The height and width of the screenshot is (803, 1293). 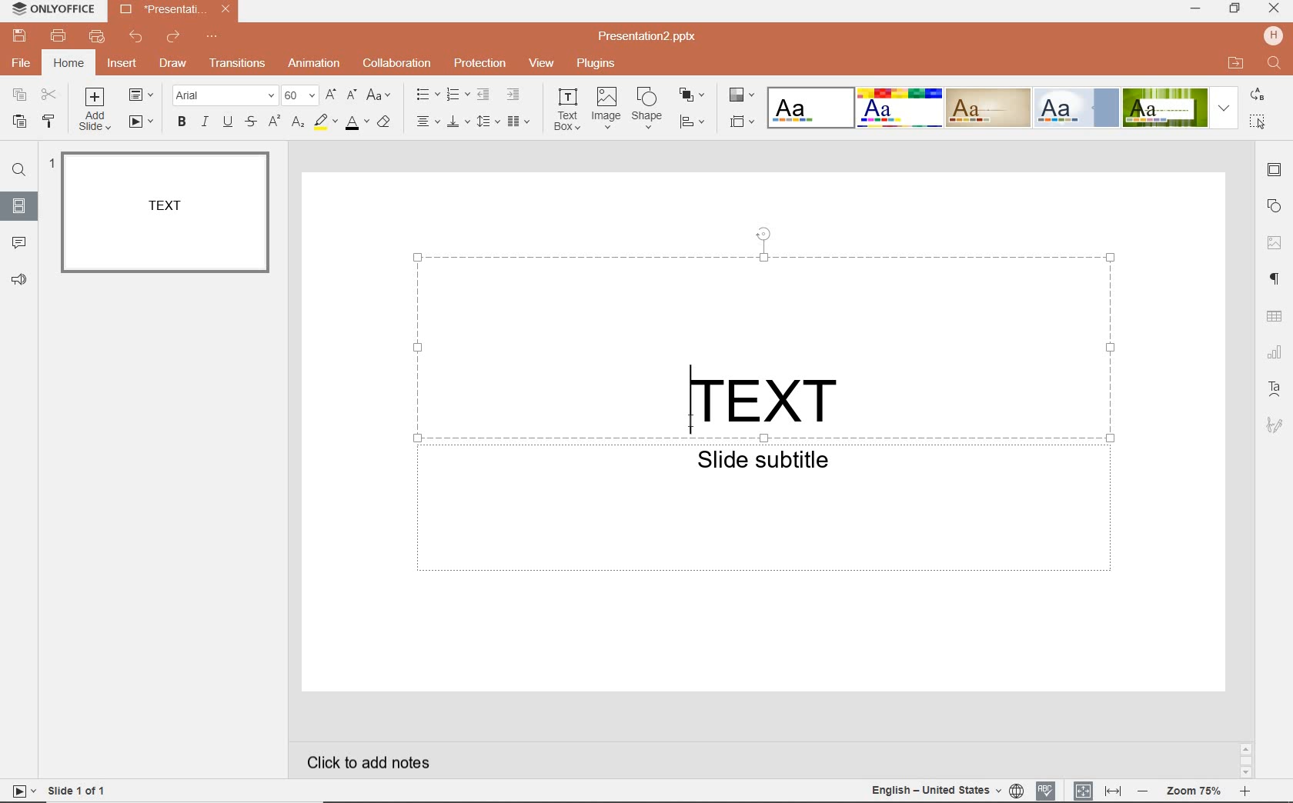 What do you see at coordinates (136, 36) in the screenshot?
I see `UNDO` at bounding box center [136, 36].